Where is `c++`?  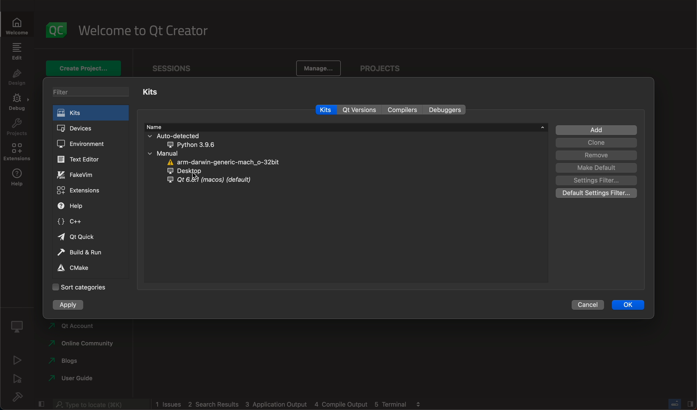 c++ is located at coordinates (79, 222).